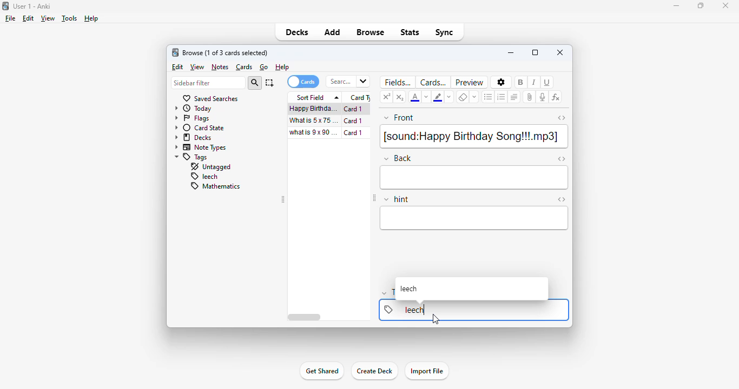  I want to click on text highlighting color, so click(438, 97).